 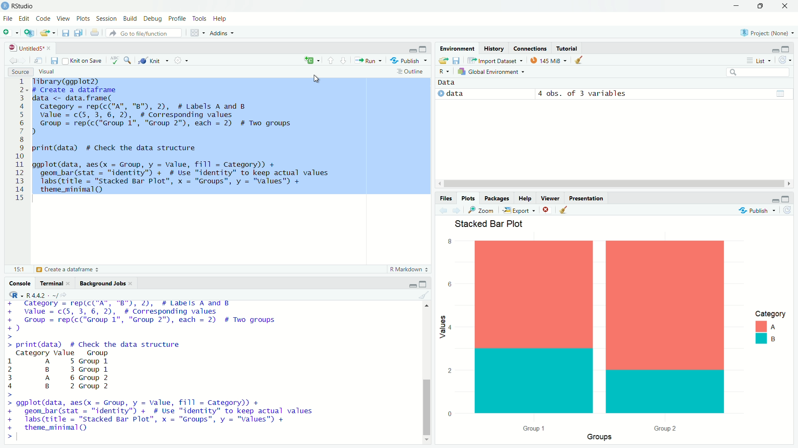 What do you see at coordinates (203, 136) in the screenshot?
I see `Tibrary(ggplot2)

# Create a dataframe

data <- data.frame(
Category = rep(c("A", "B"), 2), # Labels A and B
value = c(5, 3, 6, 2), # Corresponding values
Group = rep(c("Group 1", "Group 2"), each = 2) # Two groups

)

print(data) # Check the data structure

ggplot(data, aes(x = Group, y = Value, fill = Category)) +
geom_bar(stat = "identity") + # Use "identity" to keep actual values
Jabs(title = "stacked Bar Plot", x = "Groups", y = "Values") +
theme_minimal(Q) 1` at bounding box center [203, 136].